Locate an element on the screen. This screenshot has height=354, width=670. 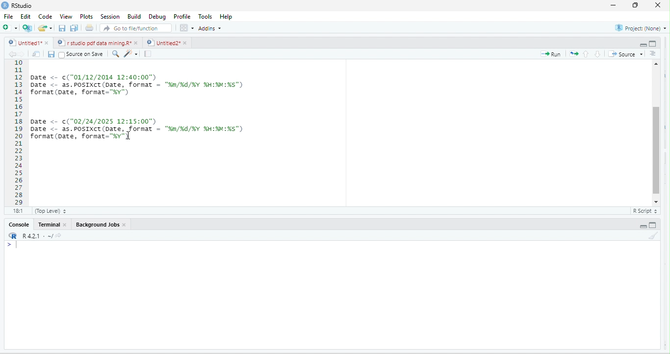
new file is located at coordinates (8, 27).